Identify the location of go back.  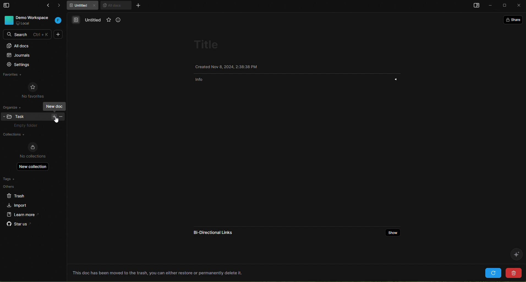
(47, 6).